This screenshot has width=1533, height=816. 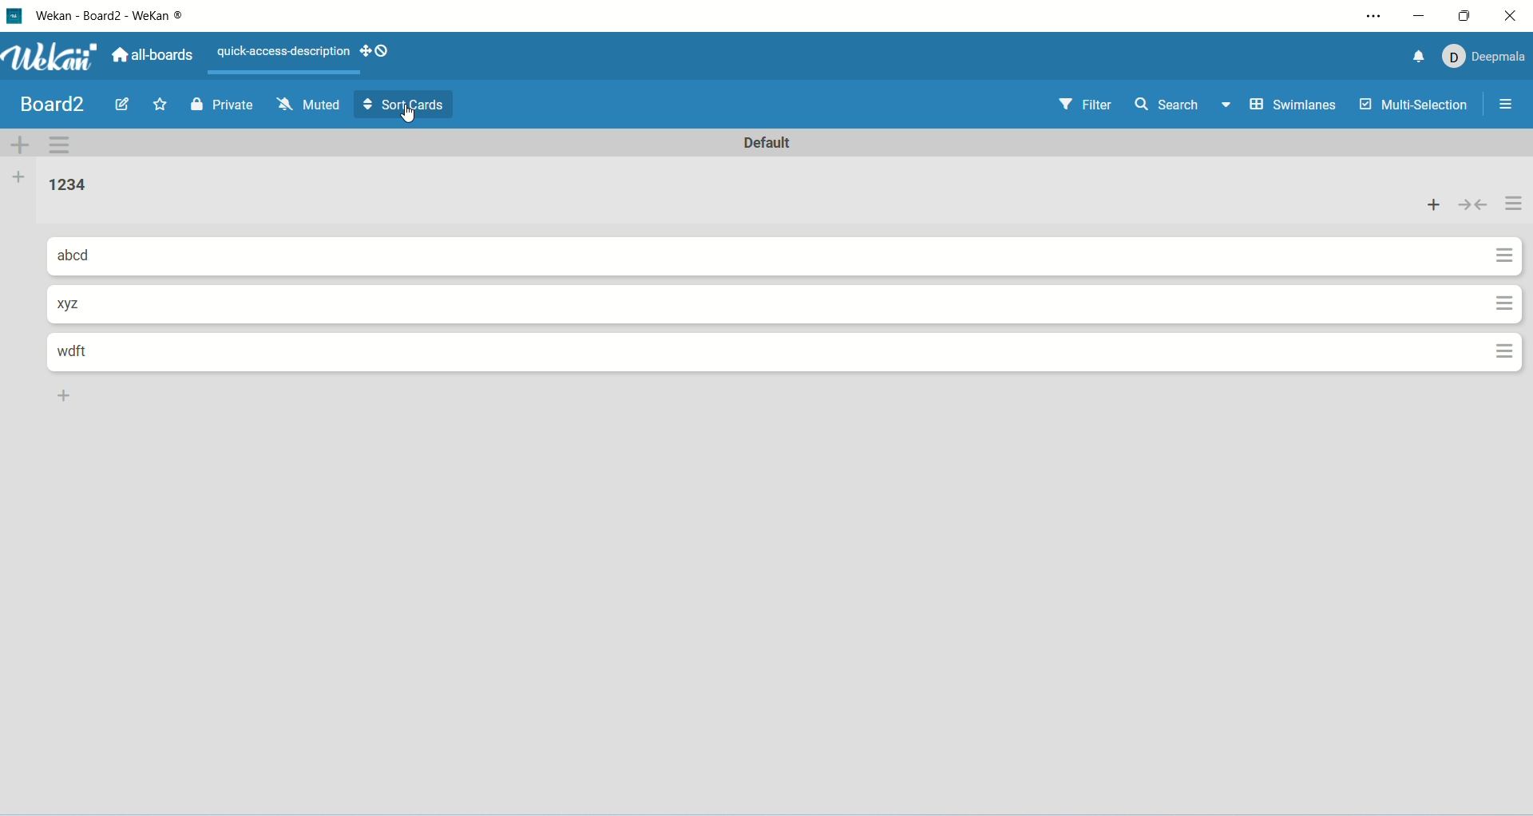 I want to click on card title, so click(x=82, y=255).